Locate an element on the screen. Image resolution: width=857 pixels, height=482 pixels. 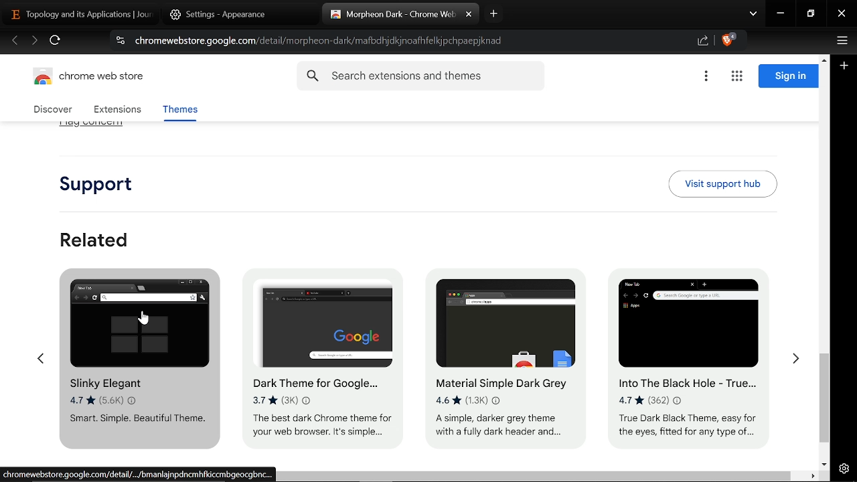
Sign in is located at coordinates (788, 76).